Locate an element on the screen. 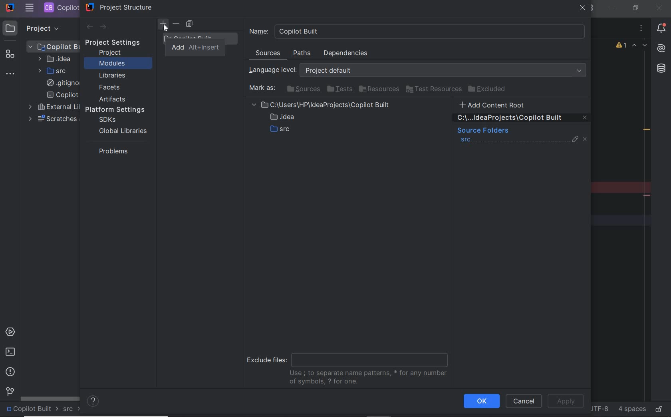  indent is located at coordinates (631, 409).